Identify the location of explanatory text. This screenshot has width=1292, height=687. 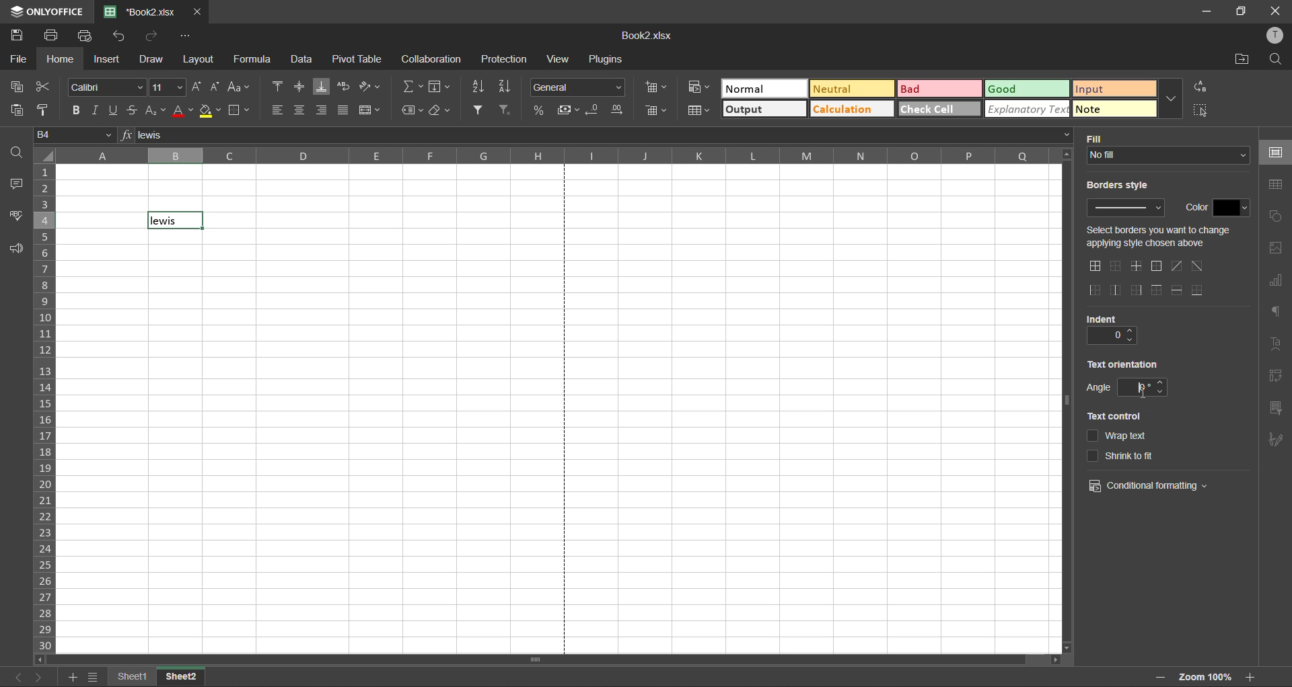
(1028, 110).